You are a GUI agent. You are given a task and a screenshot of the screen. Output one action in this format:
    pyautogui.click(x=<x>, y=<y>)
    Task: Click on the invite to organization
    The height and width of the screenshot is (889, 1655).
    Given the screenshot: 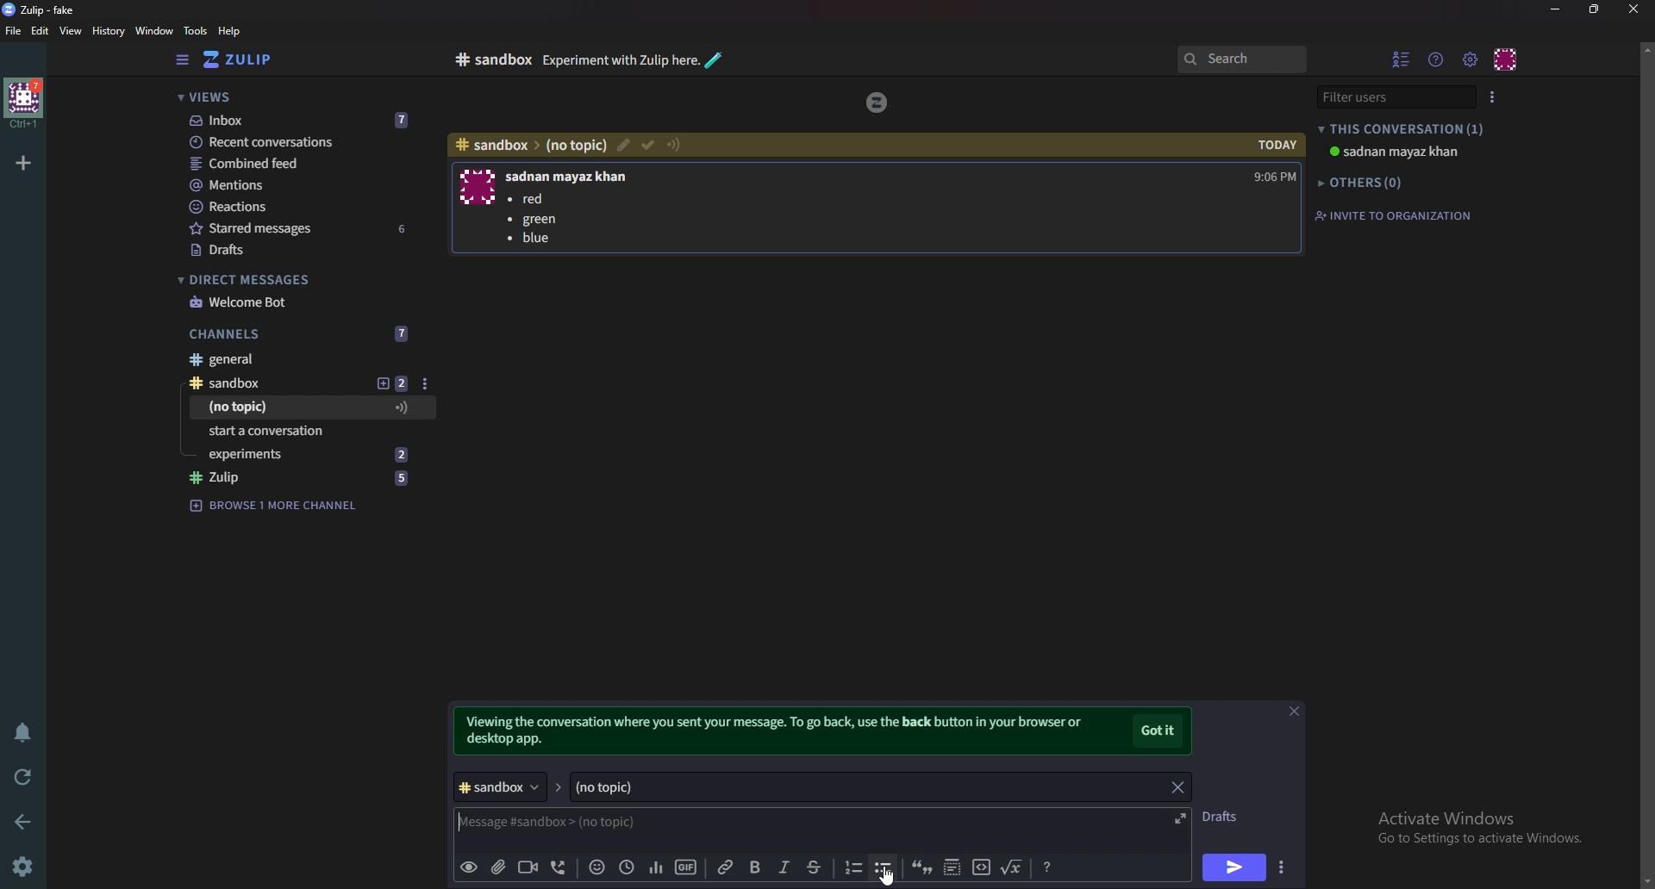 What is the action you would take?
    pyautogui.click(x=1393, y=216)
    